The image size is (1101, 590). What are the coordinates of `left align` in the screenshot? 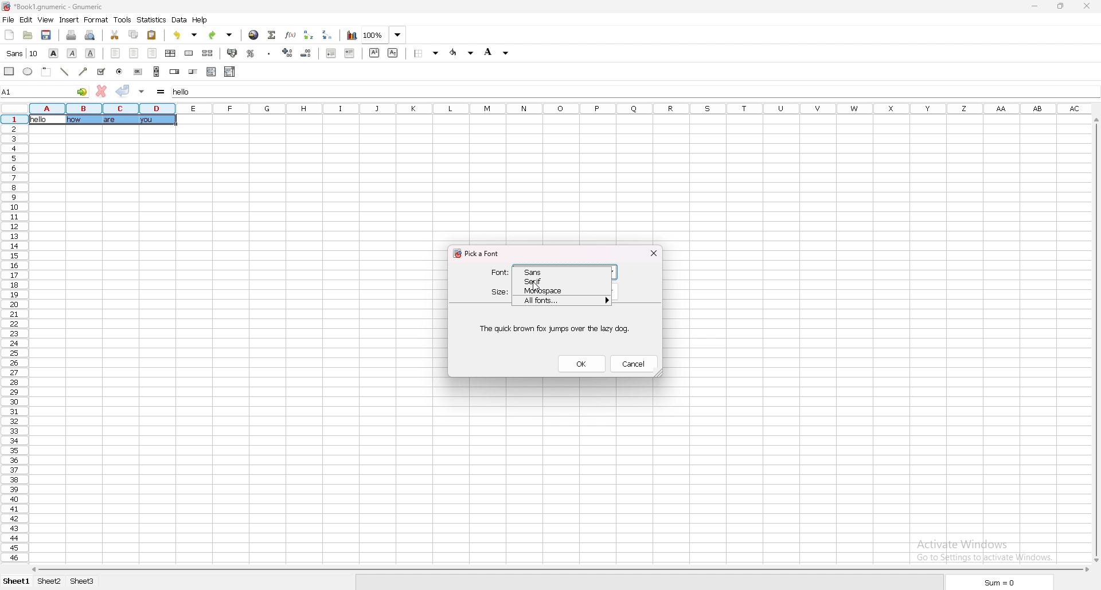 It's located at (116, 53).